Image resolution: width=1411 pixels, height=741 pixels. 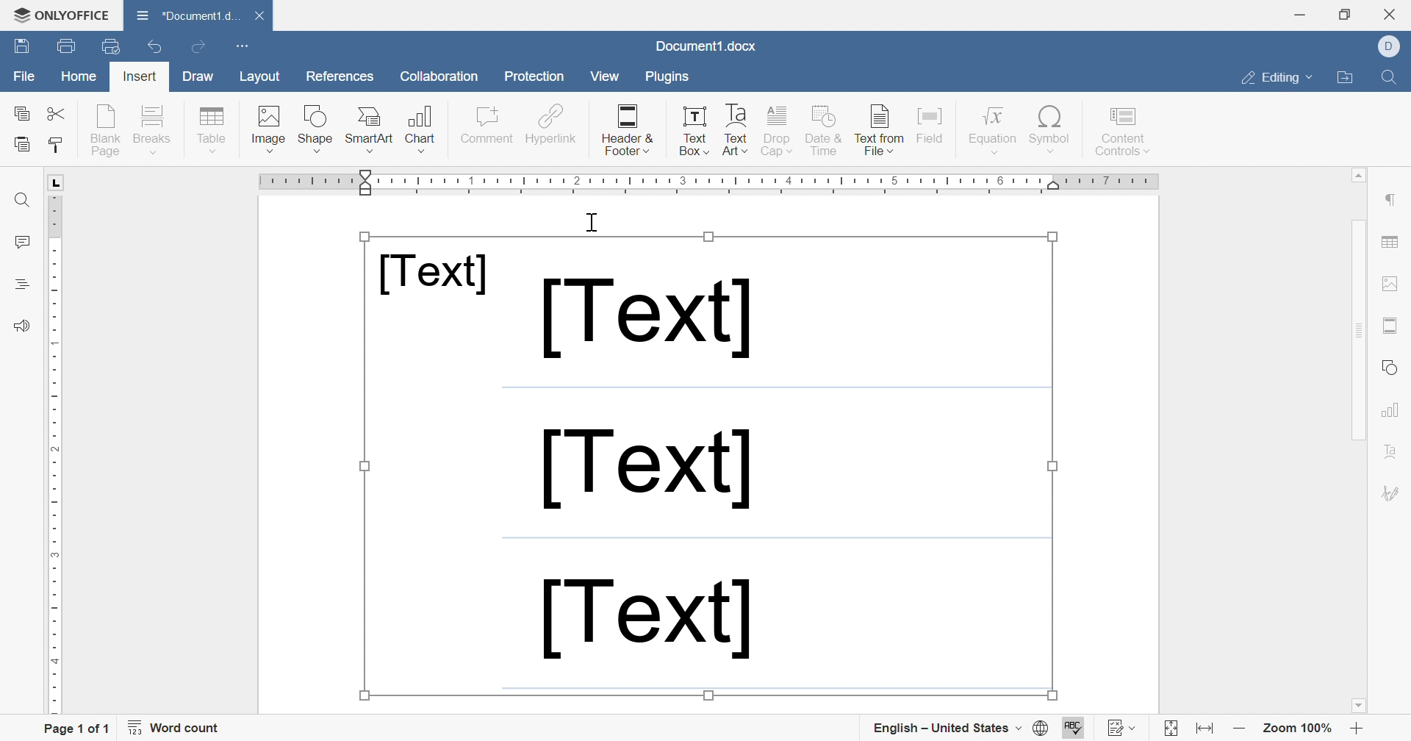 I want to click on text Cursor, so click(x=595, y=222).